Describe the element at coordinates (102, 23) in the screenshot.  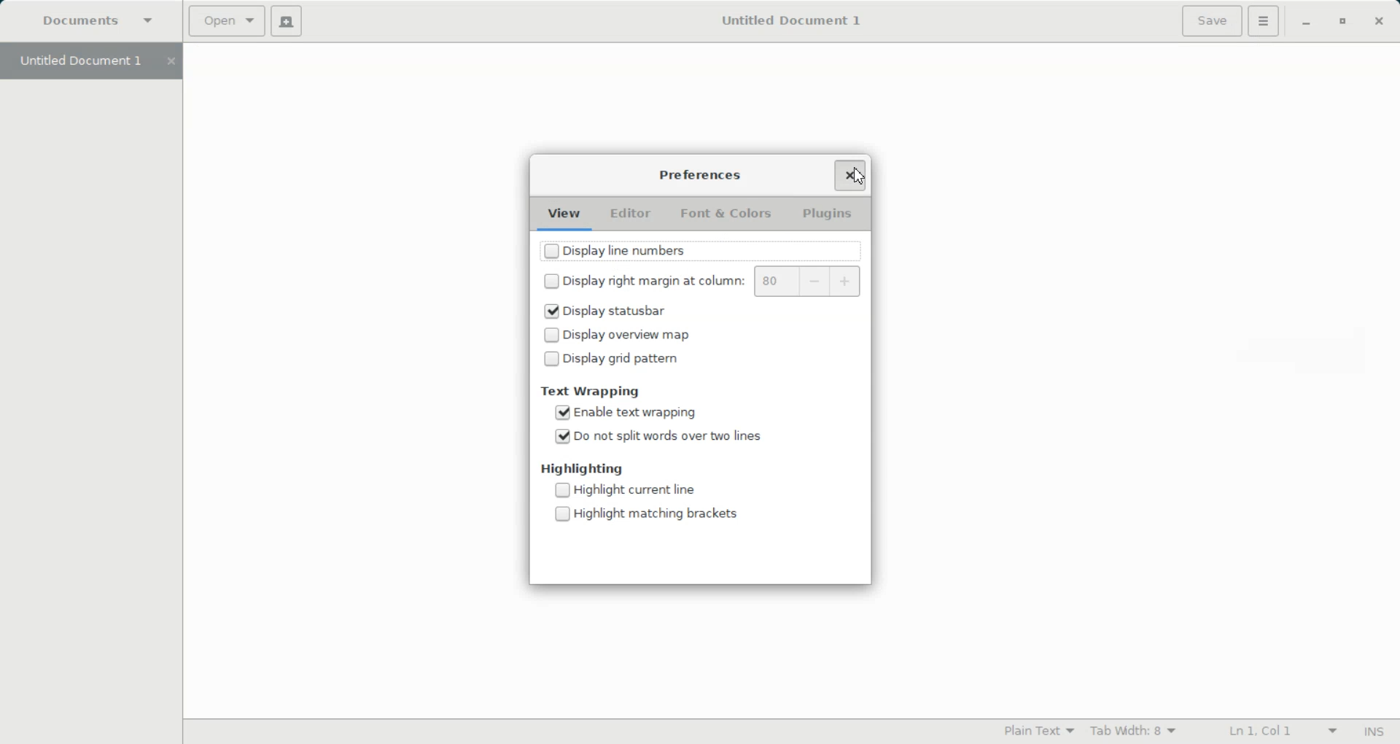
I see `Document ` at that location.